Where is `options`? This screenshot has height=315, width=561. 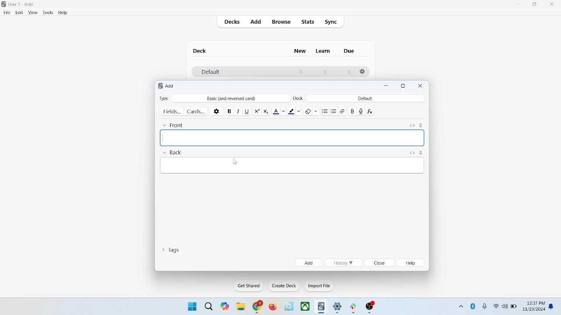
options is located at coordinates (363, 72).